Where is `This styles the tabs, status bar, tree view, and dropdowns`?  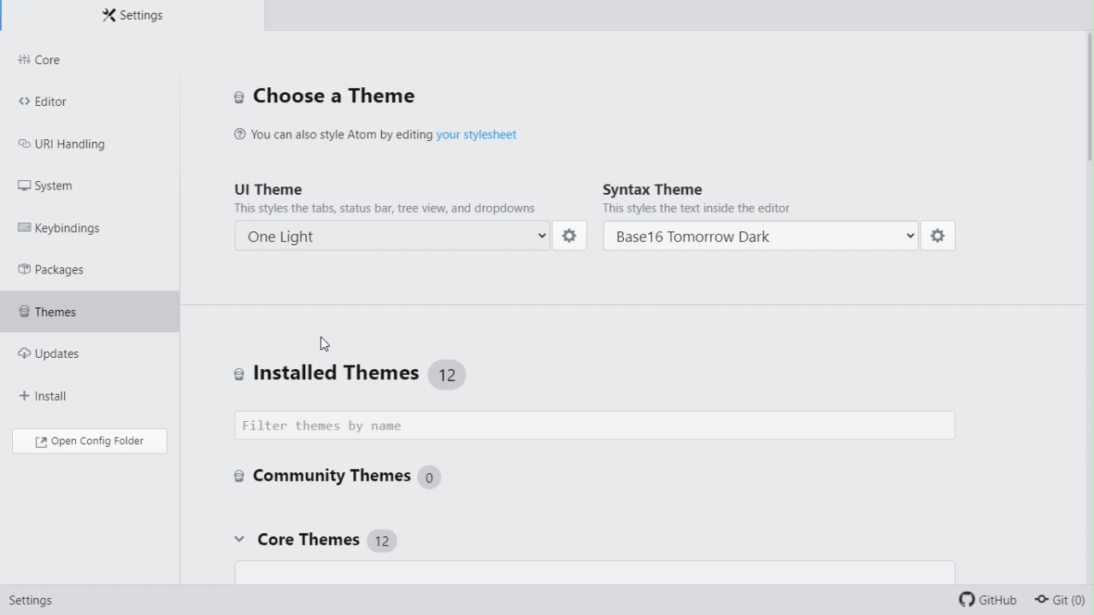 This styles the tabs, status bar, tree view, and dropdowns is located at coordinates (391, 208).